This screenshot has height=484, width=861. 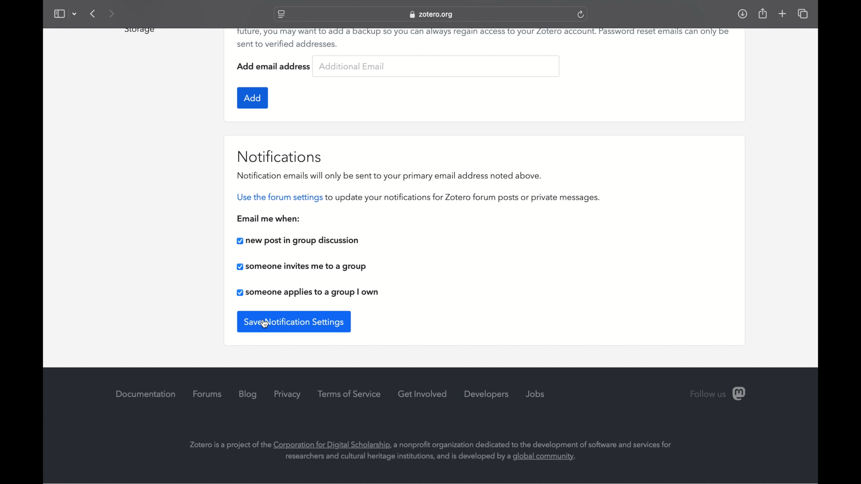 I want to click on new tab, so click(x=783, y=14).